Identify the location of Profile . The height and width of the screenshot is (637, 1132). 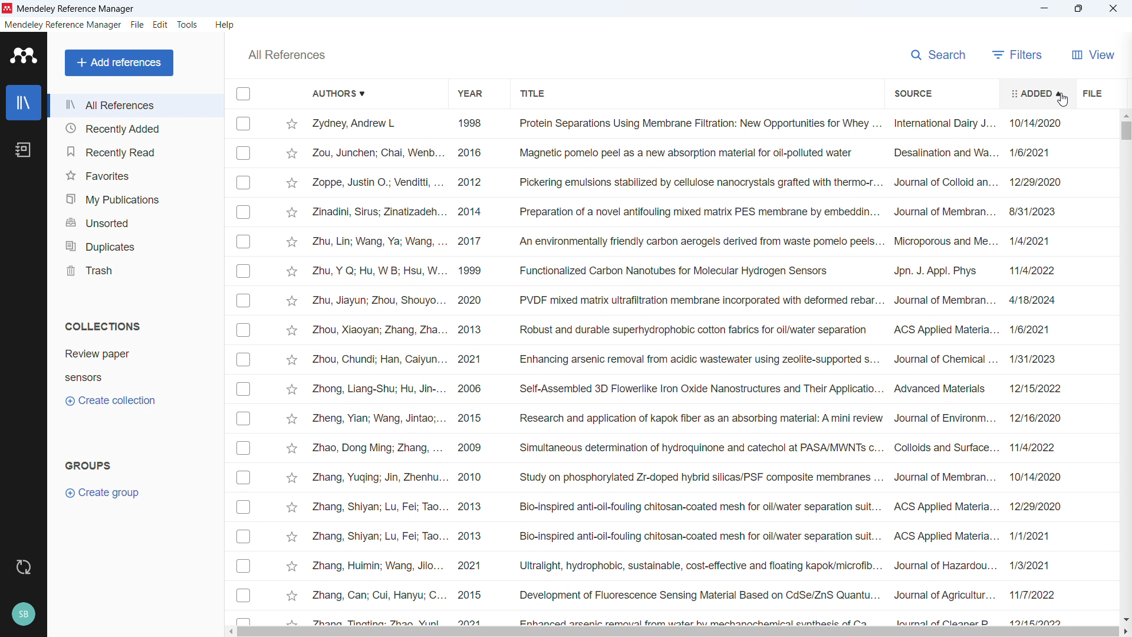
(24, 614).